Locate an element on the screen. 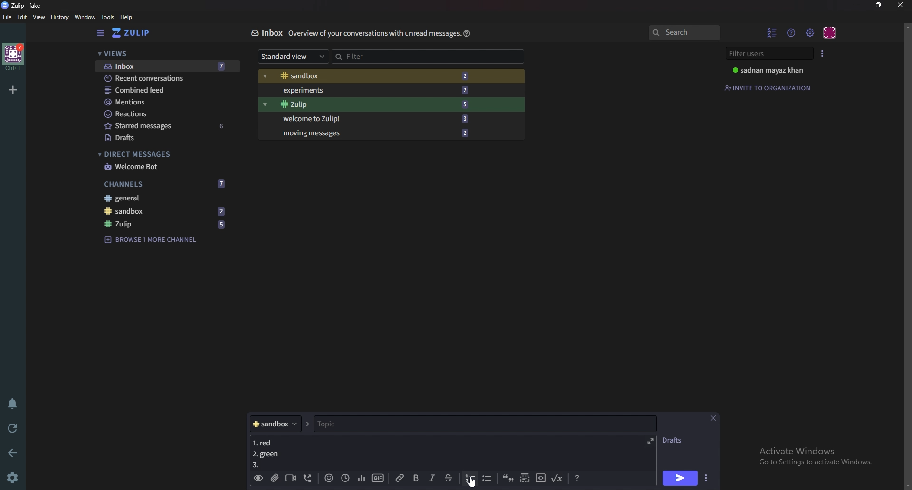 The image size is (912, 490). main menu is located at coordinates (811, 32).